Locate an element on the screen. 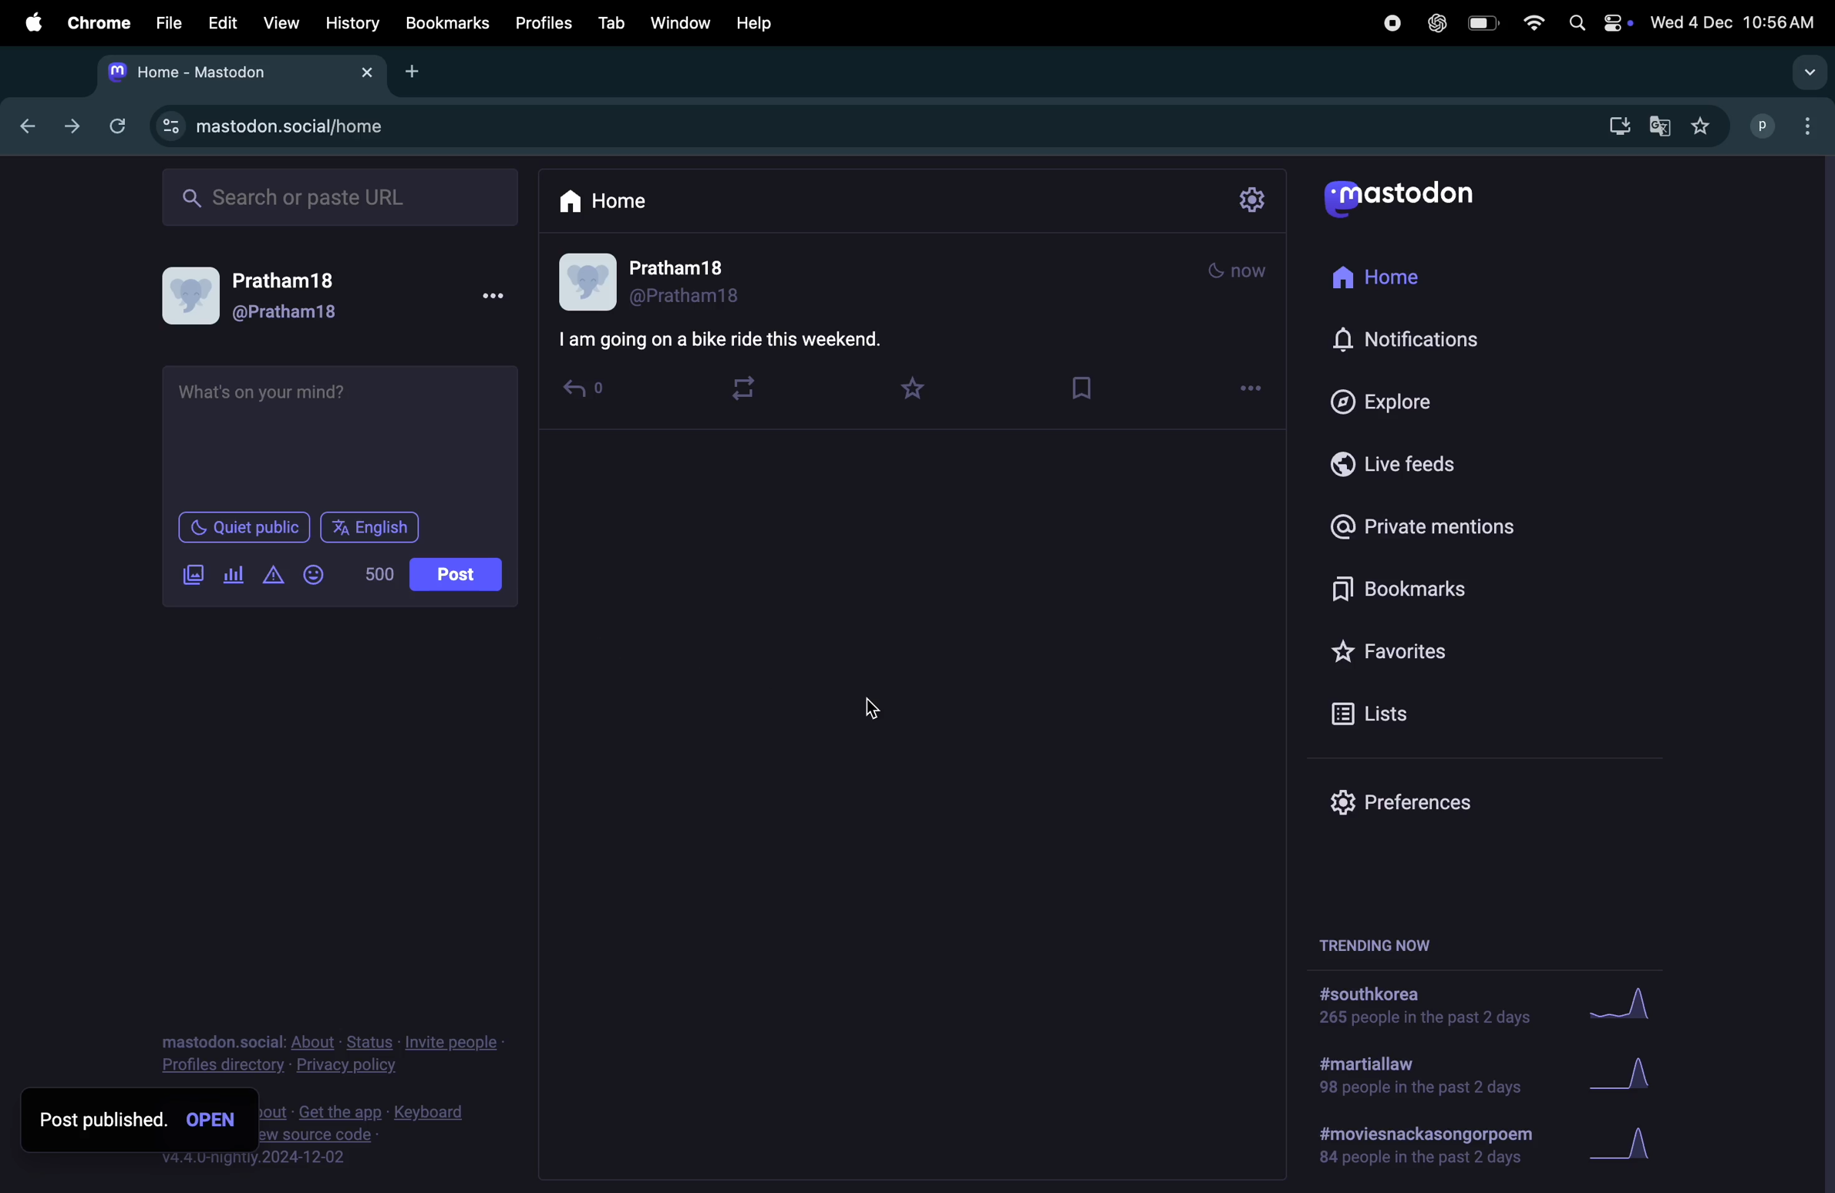  Home is located at coordinates (1390, 281).